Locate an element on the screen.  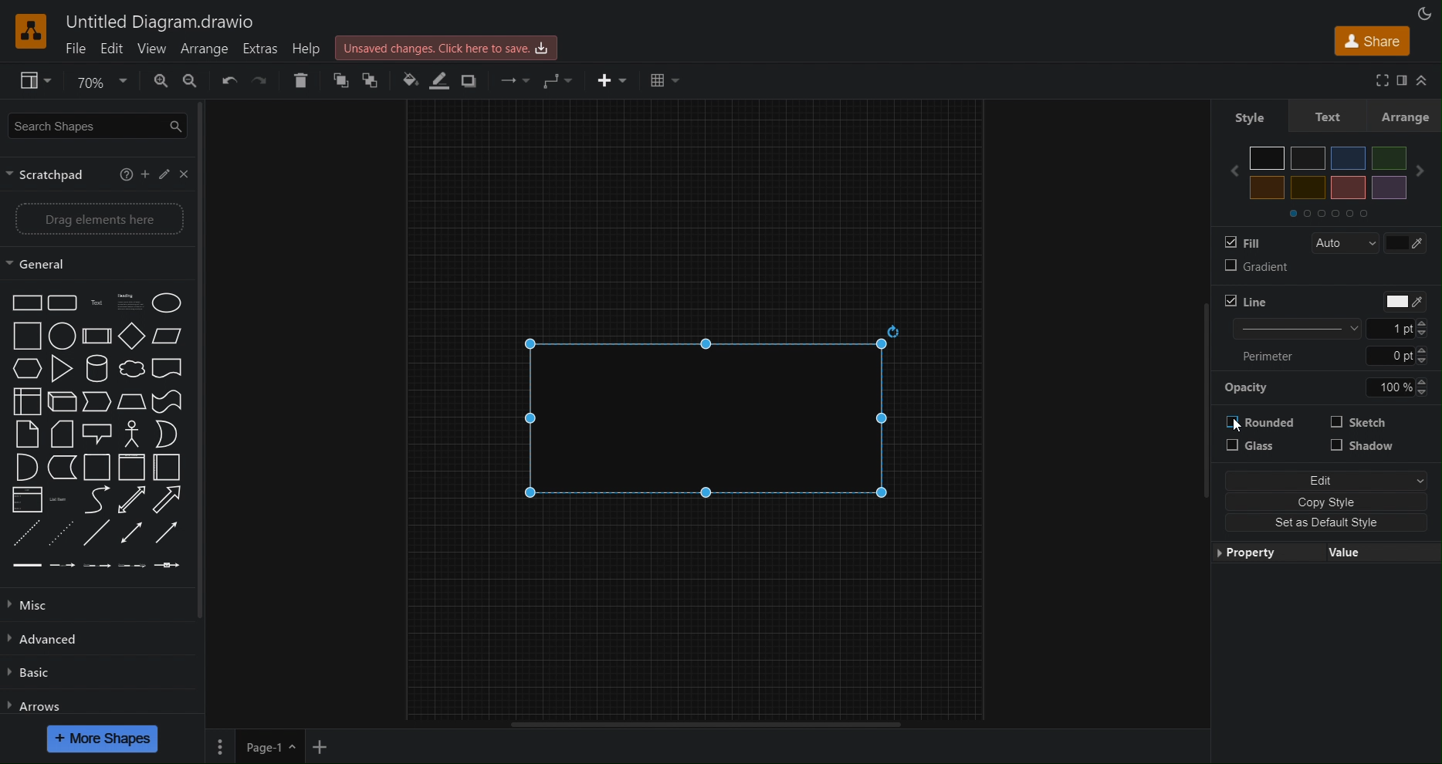
Extras is located at coordinates (263, 50).